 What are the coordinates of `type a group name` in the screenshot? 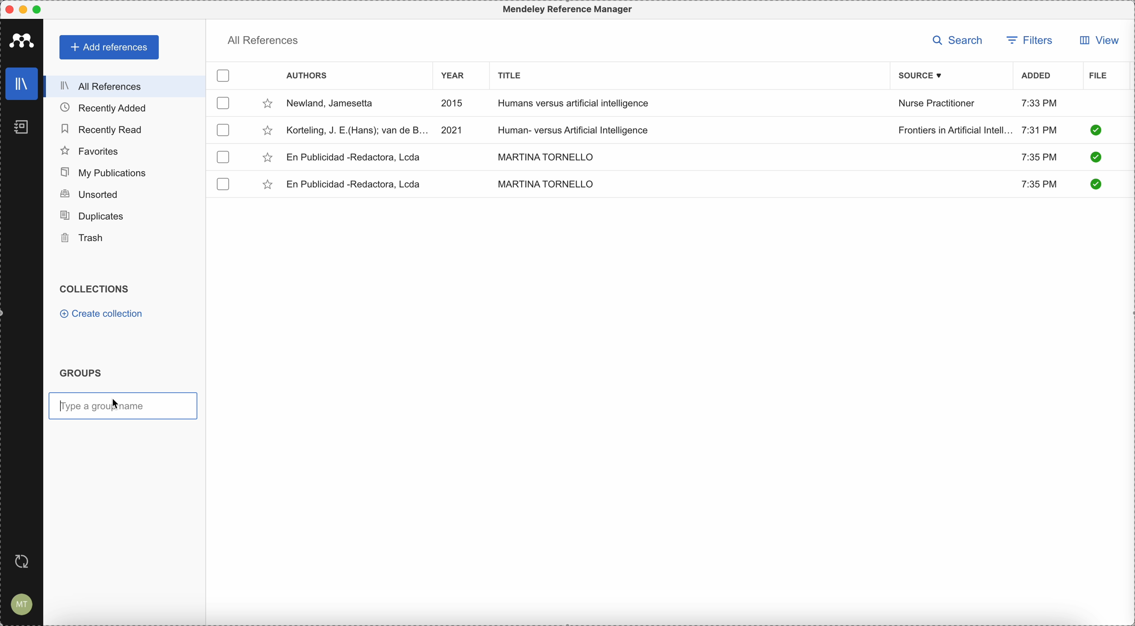 It's located at (164, 407).